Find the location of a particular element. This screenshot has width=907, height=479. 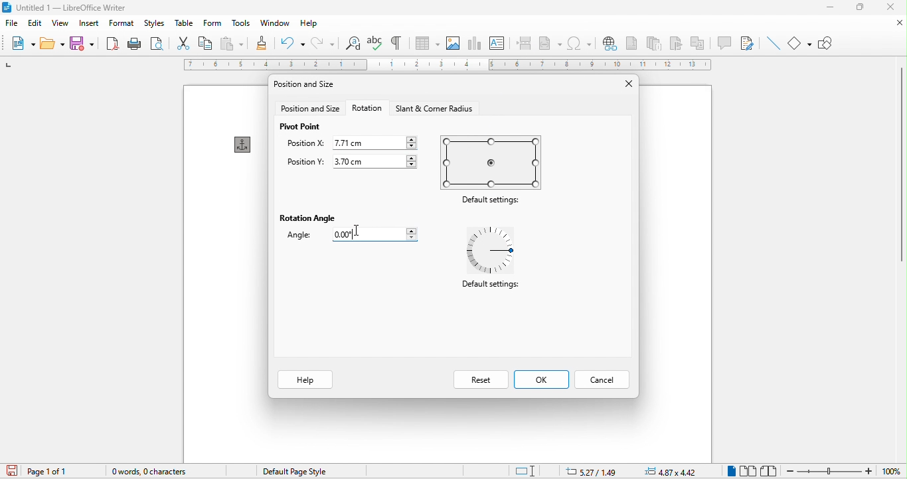

footnote is located at coordinates (631, 42).